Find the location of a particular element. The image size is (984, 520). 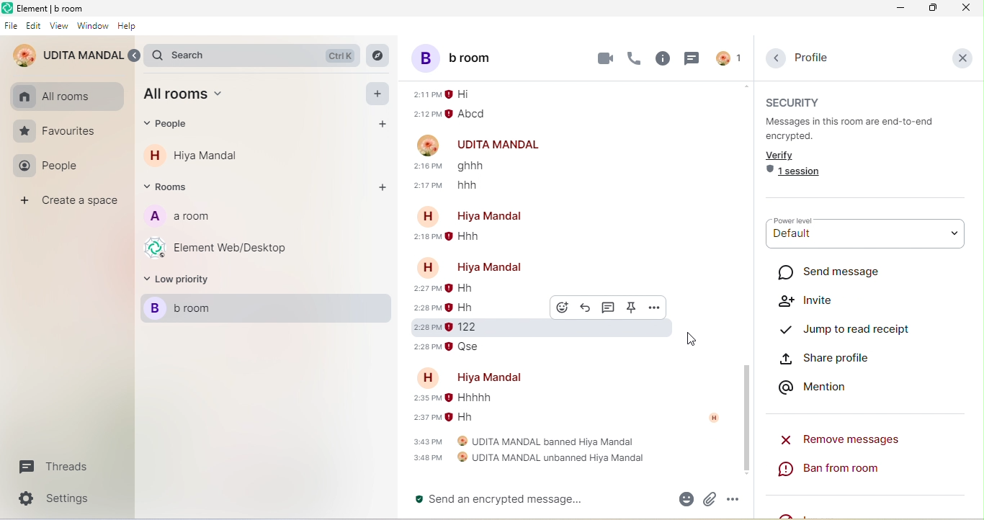

view is located at coordinates (61, 25).